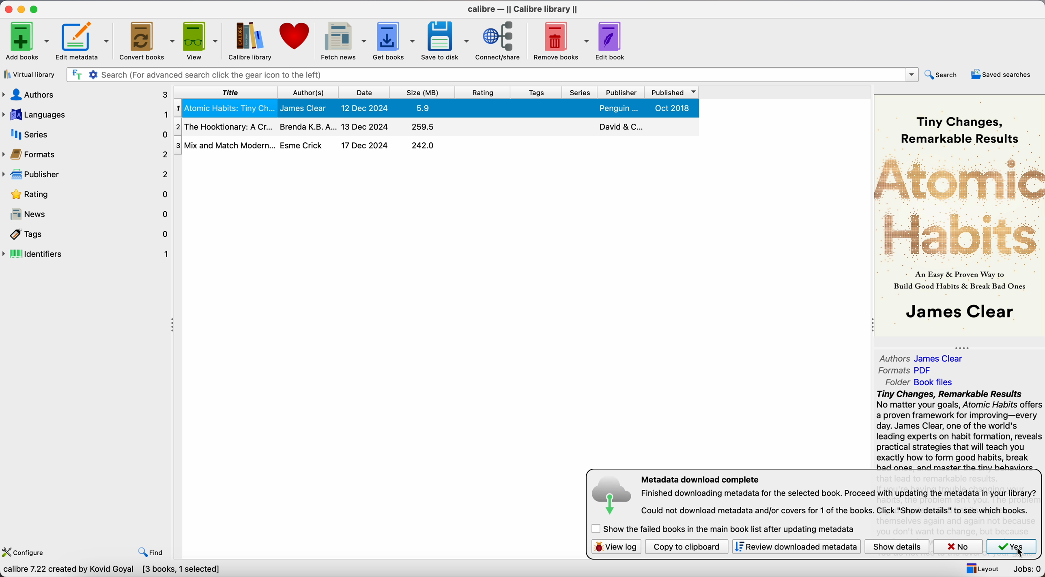 The height and width of the screenshot is (577, 1045). I want to click on Formats PDF, so click(905, 371).